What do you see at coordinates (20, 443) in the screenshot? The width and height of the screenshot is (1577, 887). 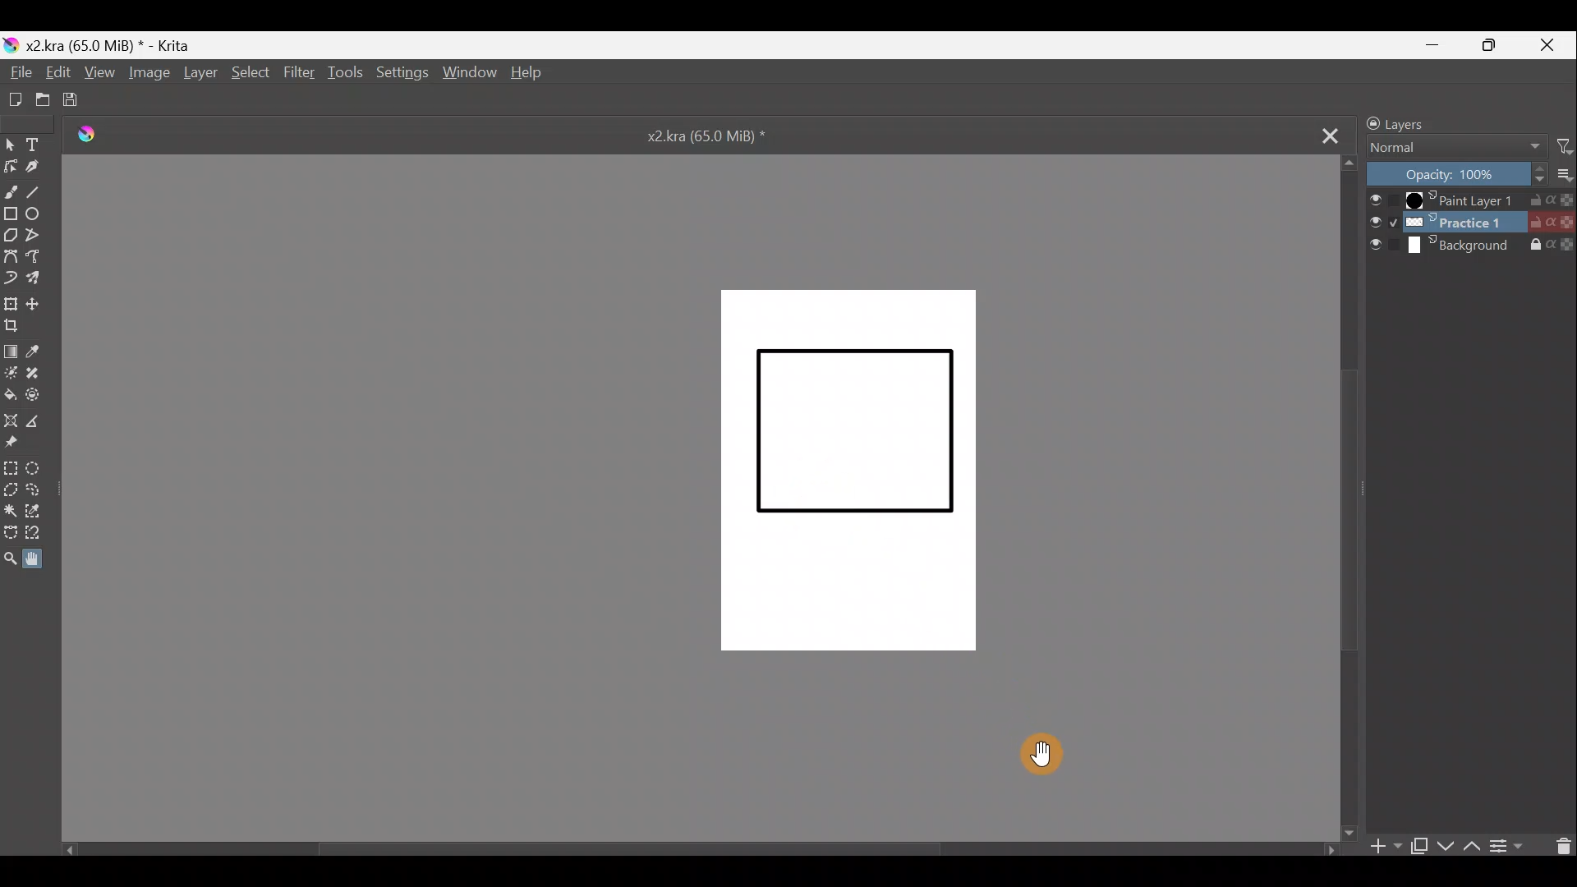 I see `Reference images tool` at bounding box center [20, 443].